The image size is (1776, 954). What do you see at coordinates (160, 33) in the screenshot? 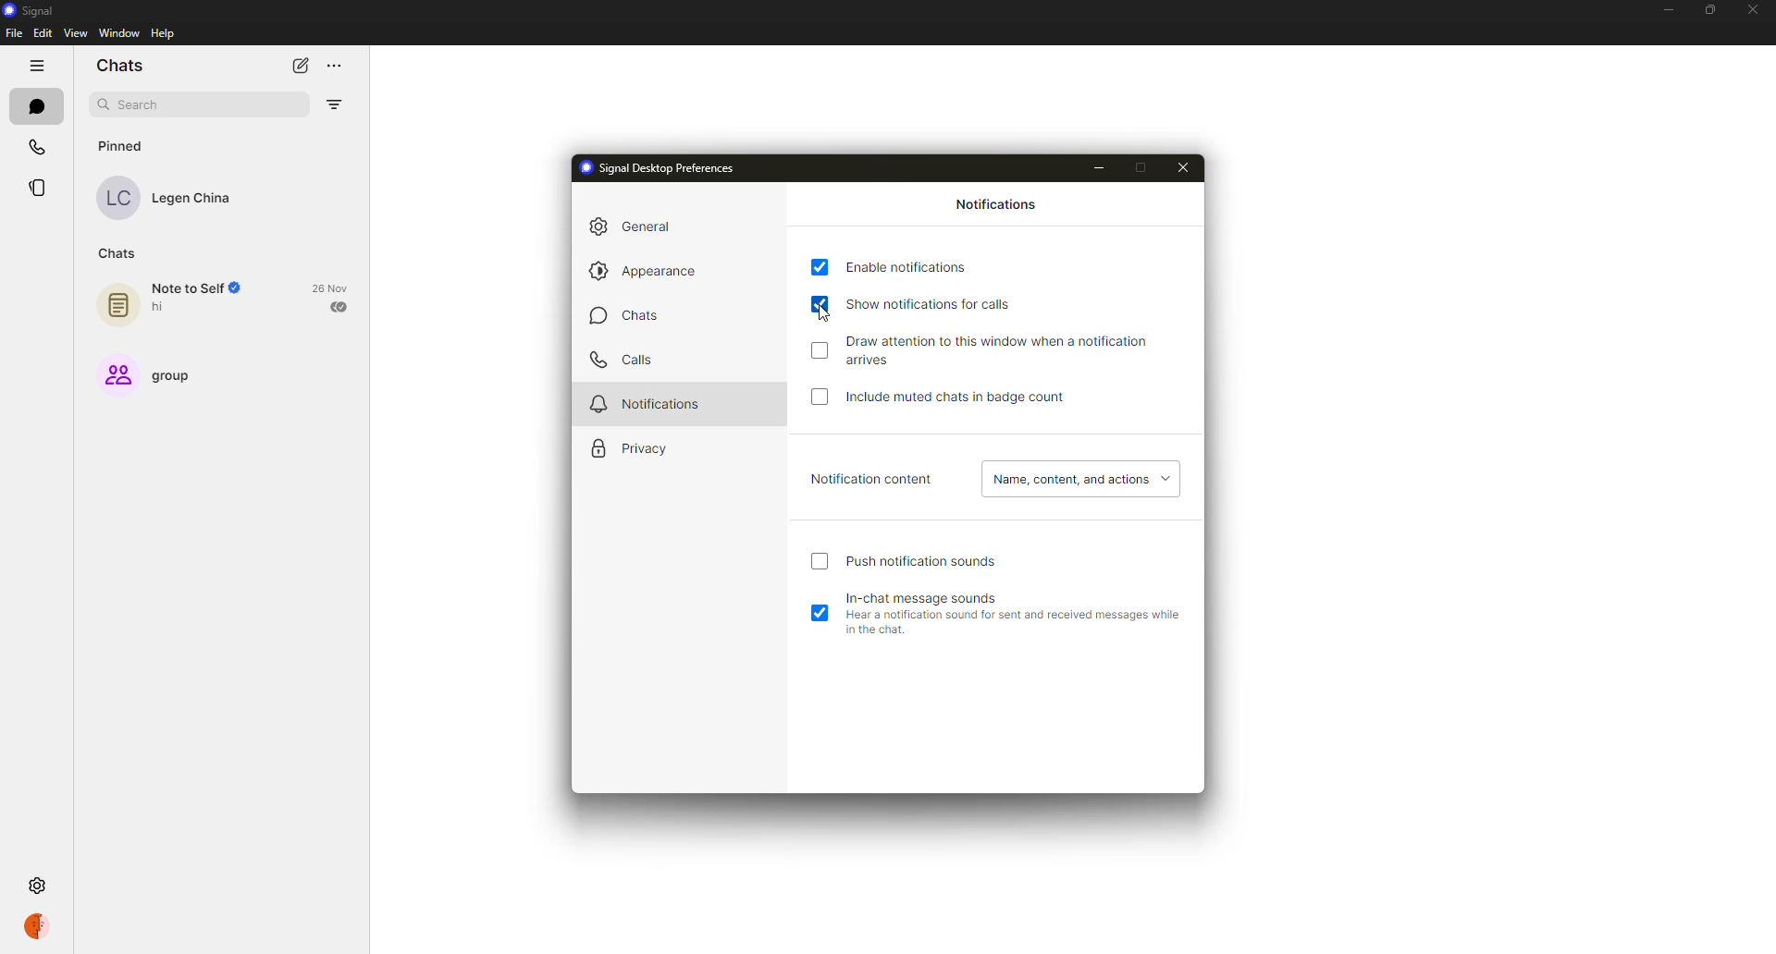
I see `help` at bounding box center [160, 33].